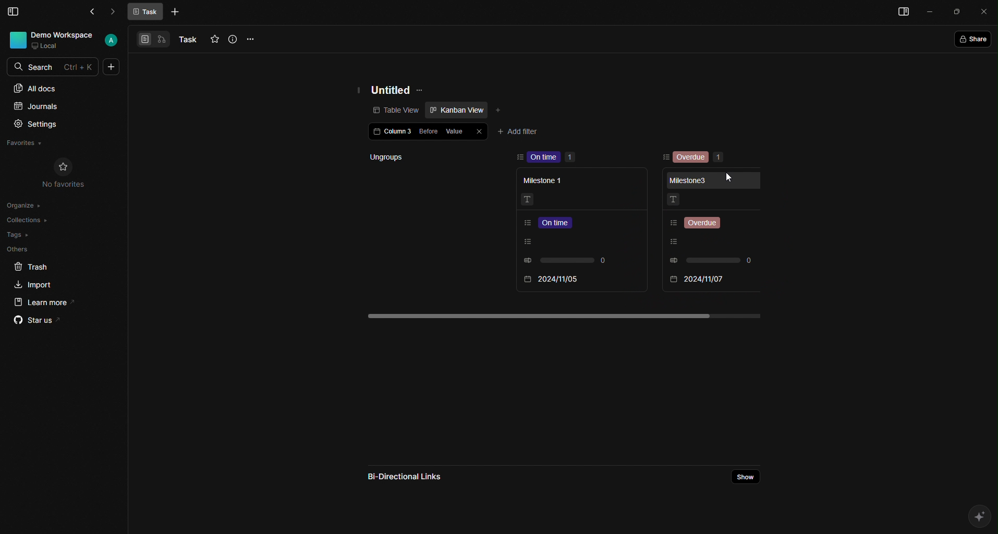  I want to click on Minimize, so click(931, 10).